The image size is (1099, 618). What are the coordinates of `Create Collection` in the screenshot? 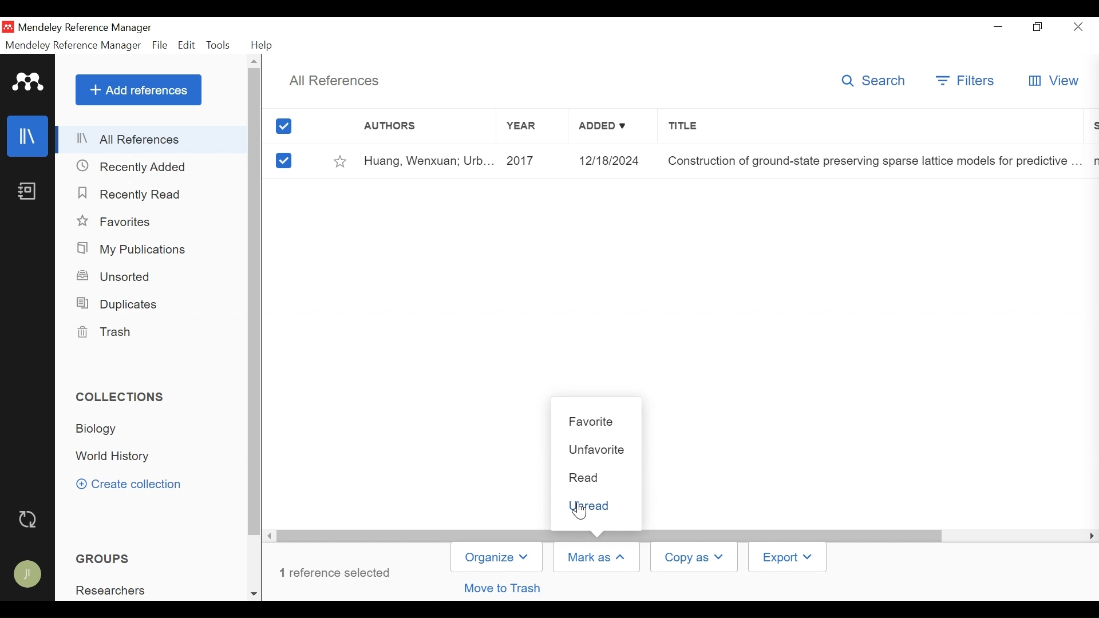 It's located at (136, 484).